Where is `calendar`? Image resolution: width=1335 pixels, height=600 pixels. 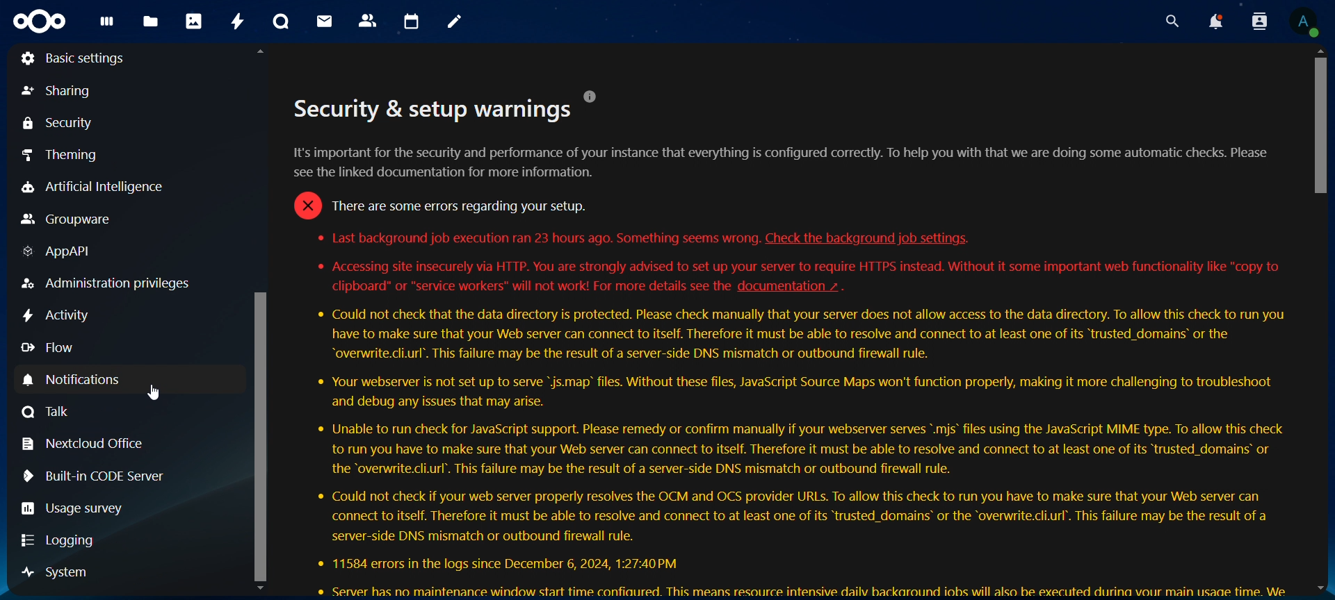 calendar is located at coordinates (412, 22).